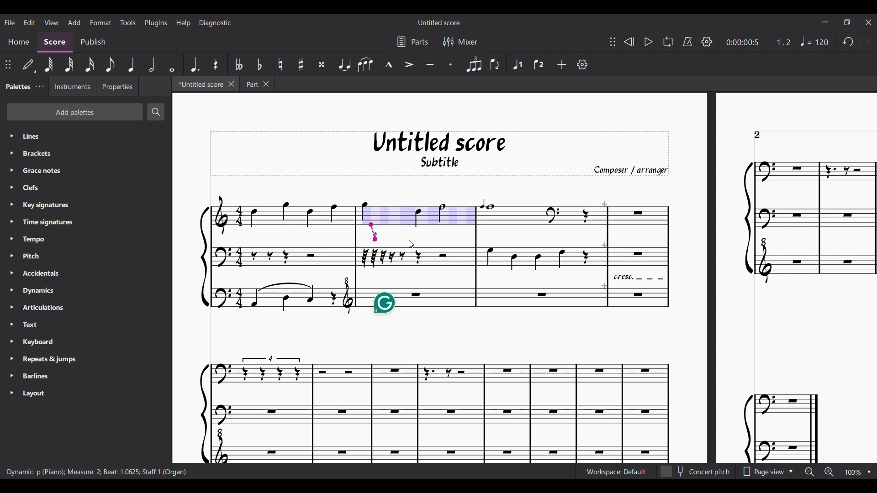 This screenshot has height=493, width=877. What do you see at coordinates (814, 41) in the screenshot?
I see `Tempo` at bounding box center [814, 41].